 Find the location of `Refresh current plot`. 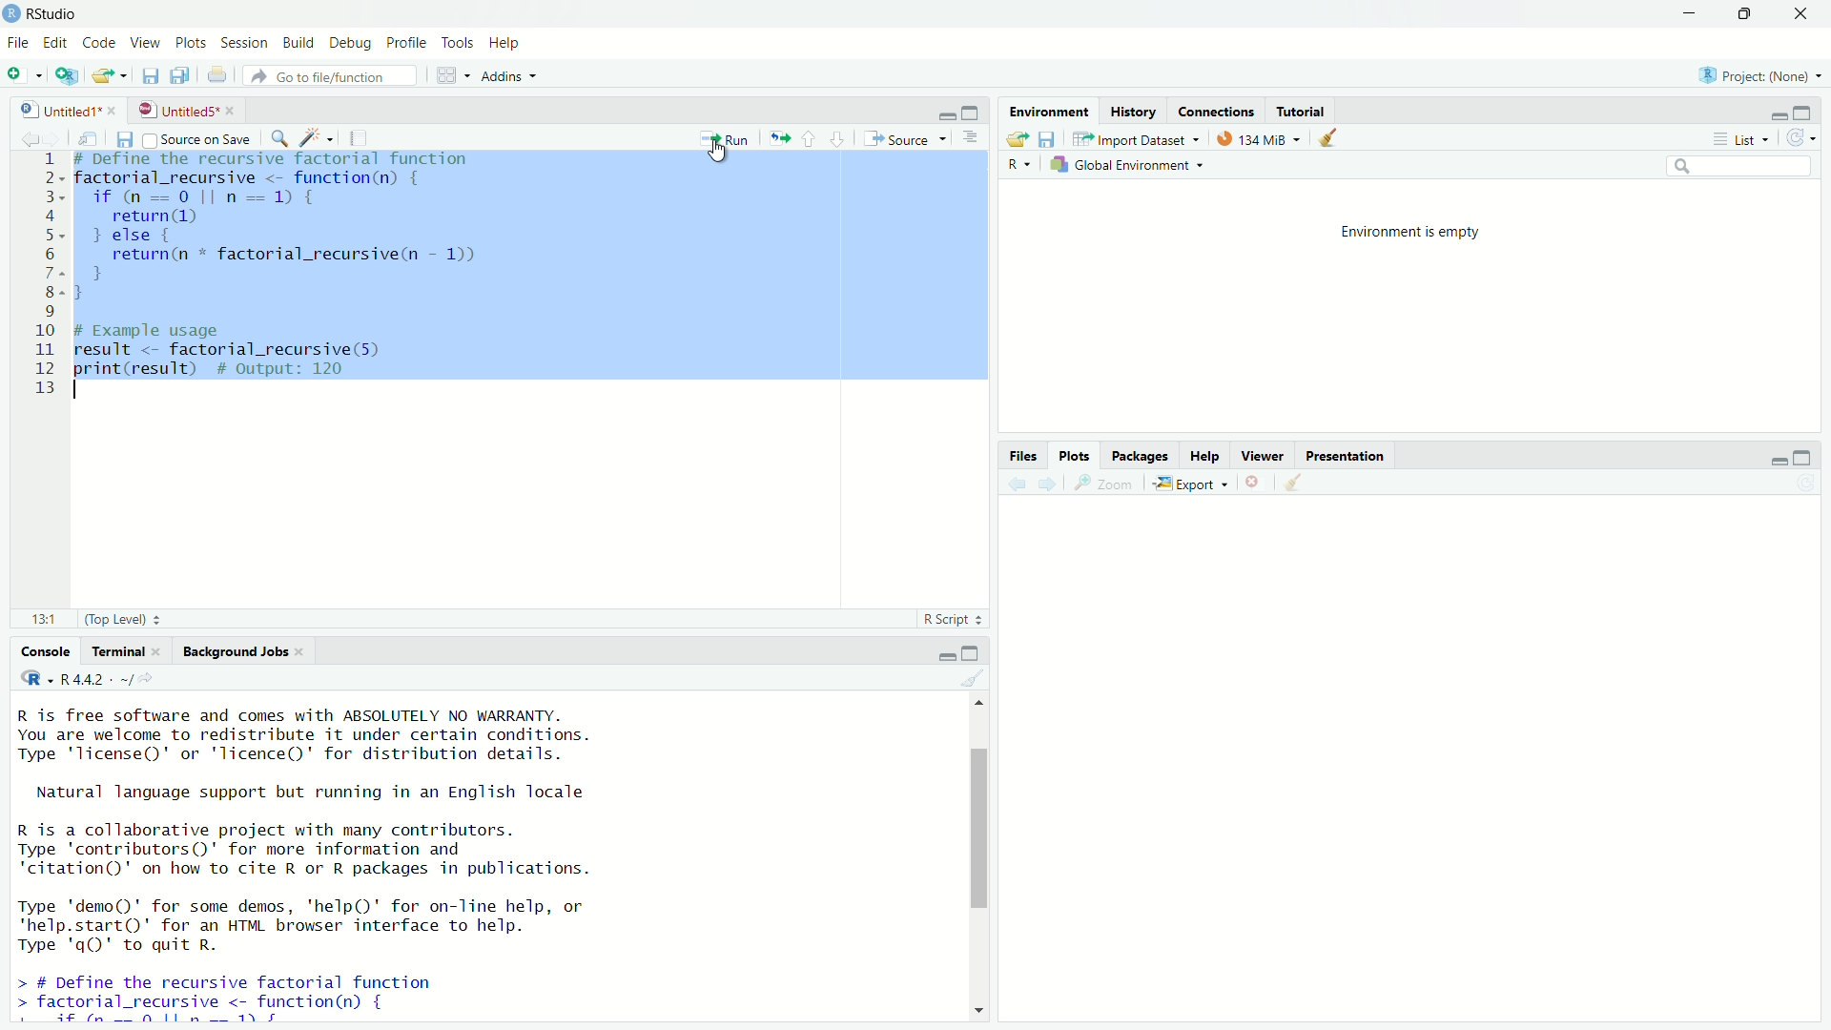

Refresh current plot is located at coordinates (1804, 484).